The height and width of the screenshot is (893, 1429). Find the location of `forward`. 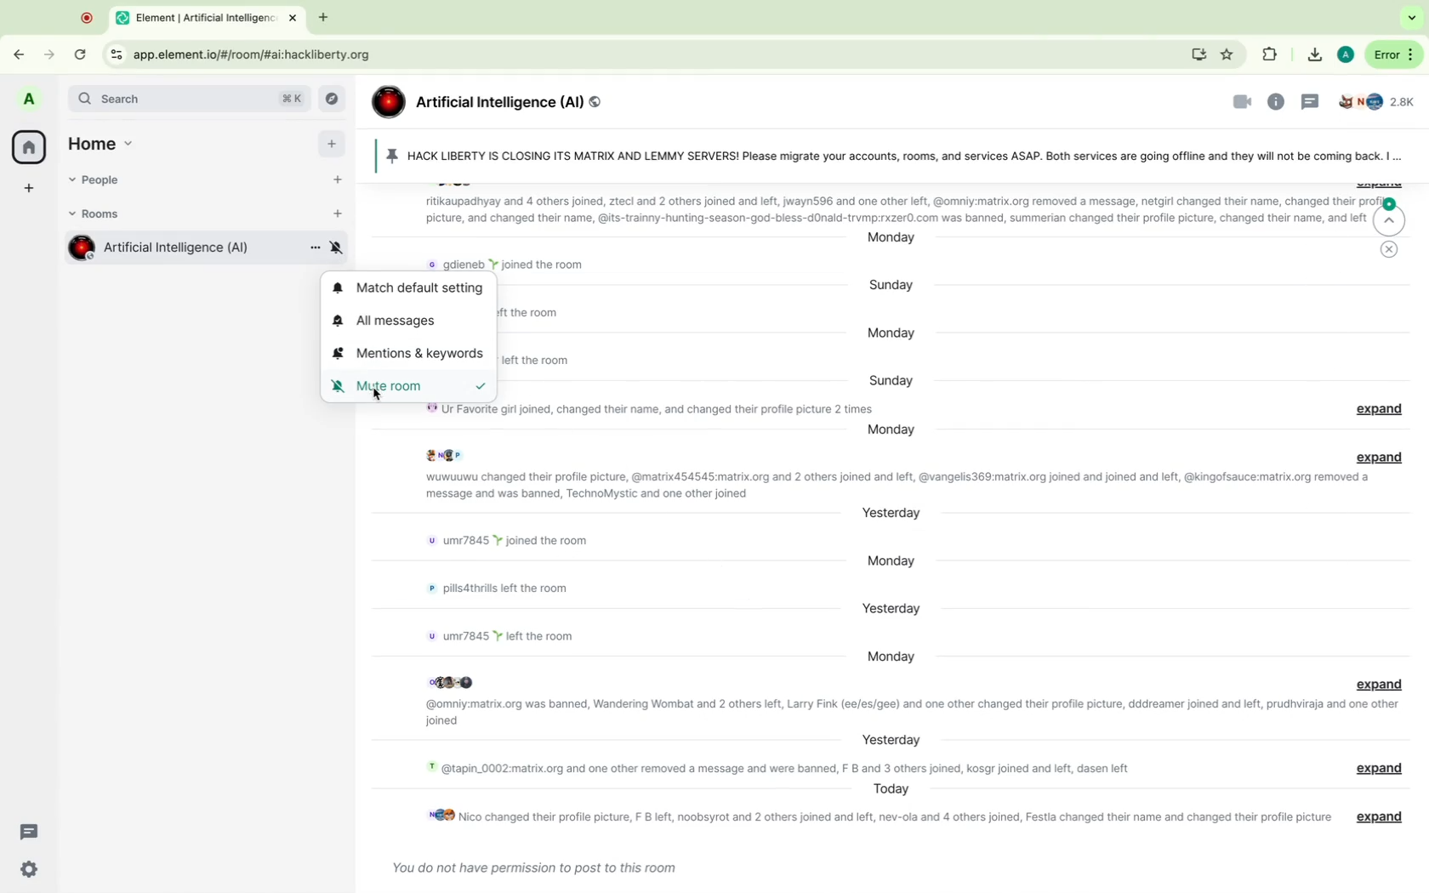

forward is located at coordinates (47, 54).